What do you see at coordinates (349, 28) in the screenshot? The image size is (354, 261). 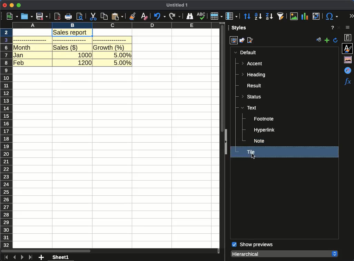 I see `sidebar` at bounding box center [349, 28].